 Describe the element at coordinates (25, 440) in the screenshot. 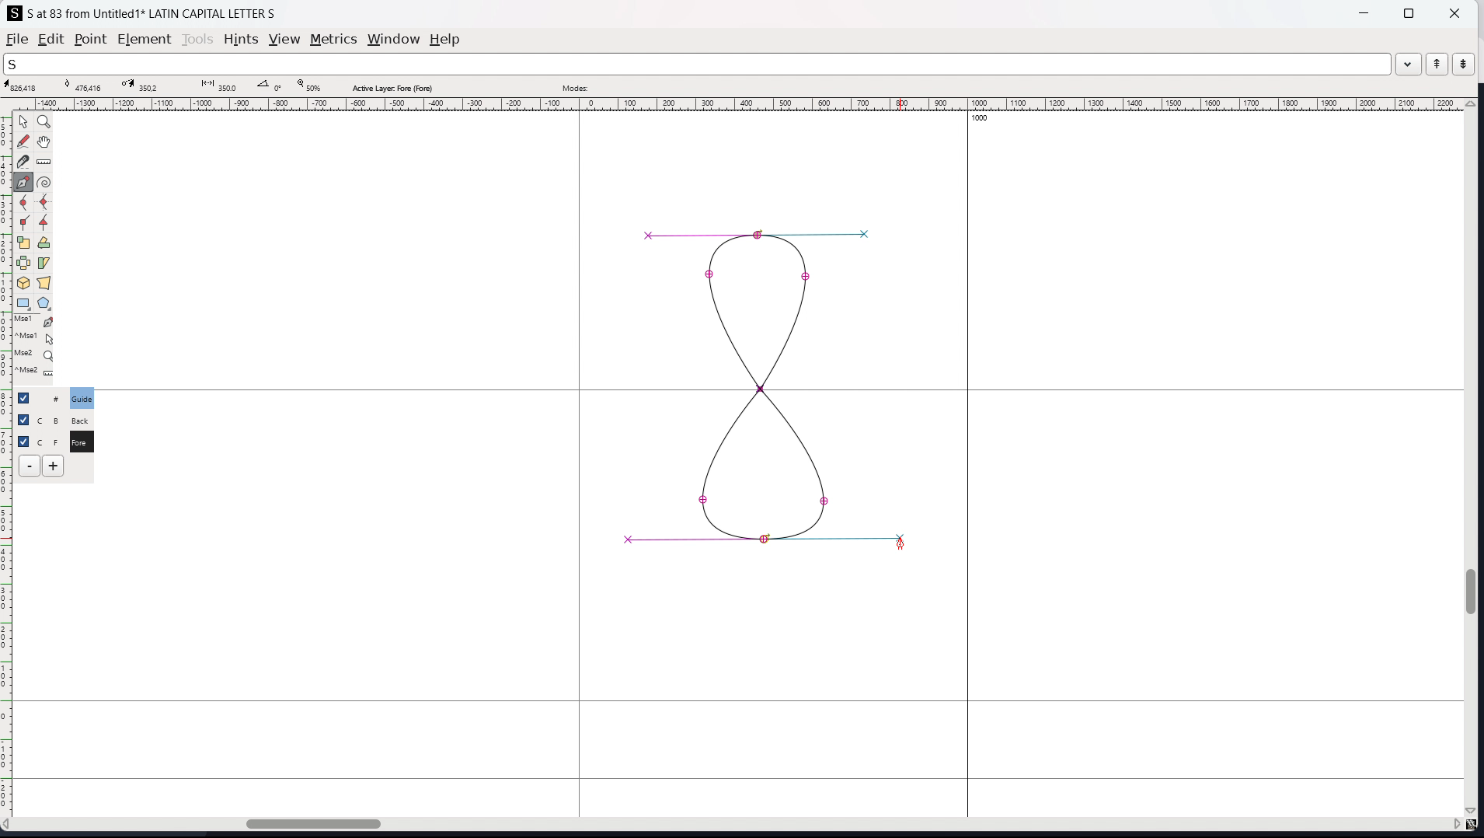

I see `selection toggle` at that location.